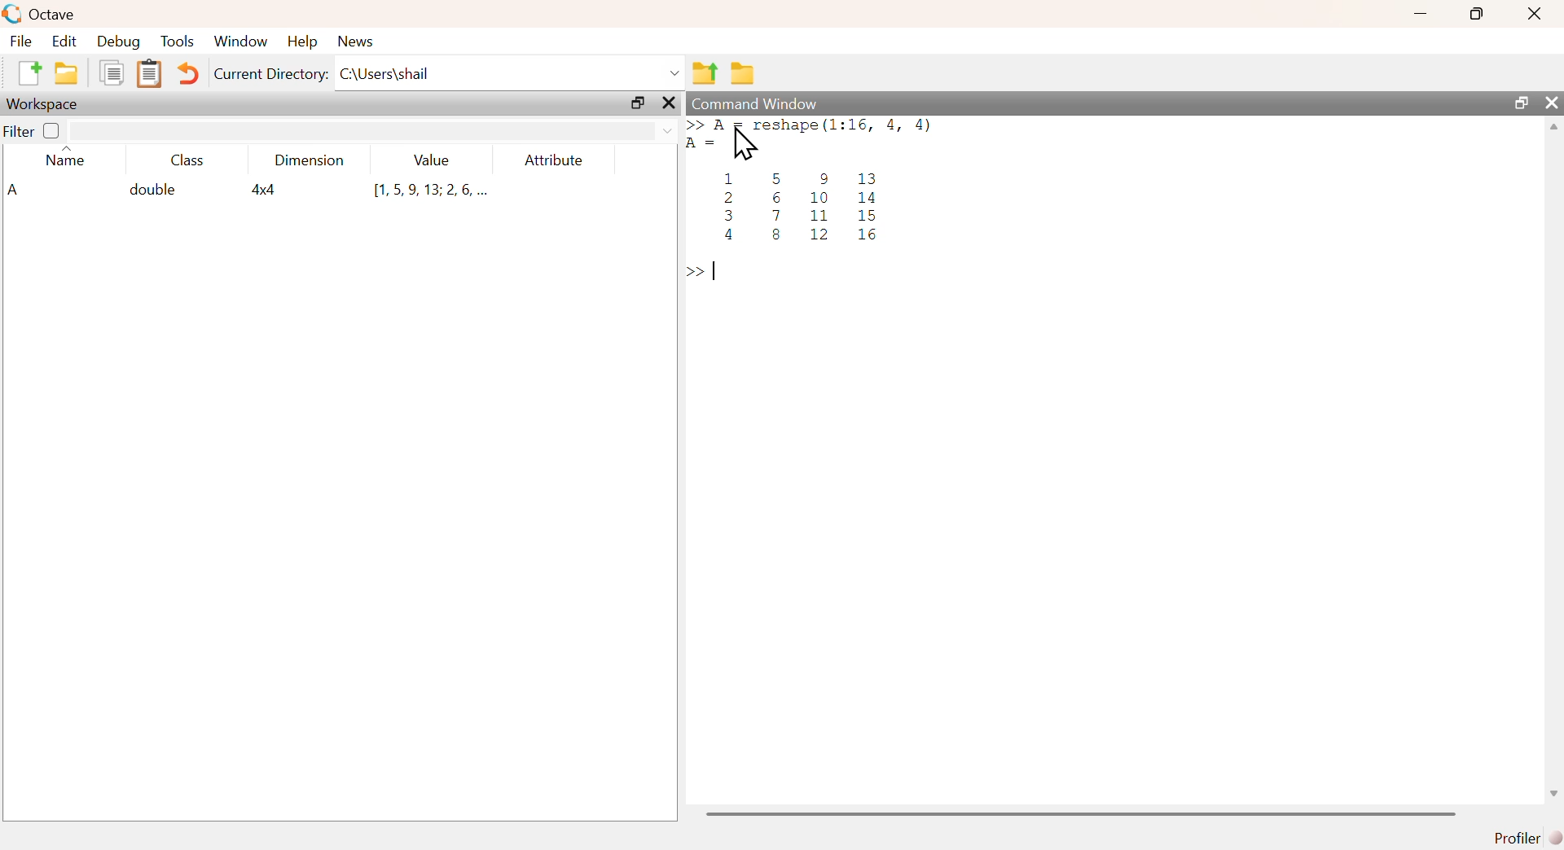 This screenshot has width=1564, height=850. What do you see at coordinates (433, 161) in the screenshot?
I see `value` at bounding box center [433, 161].